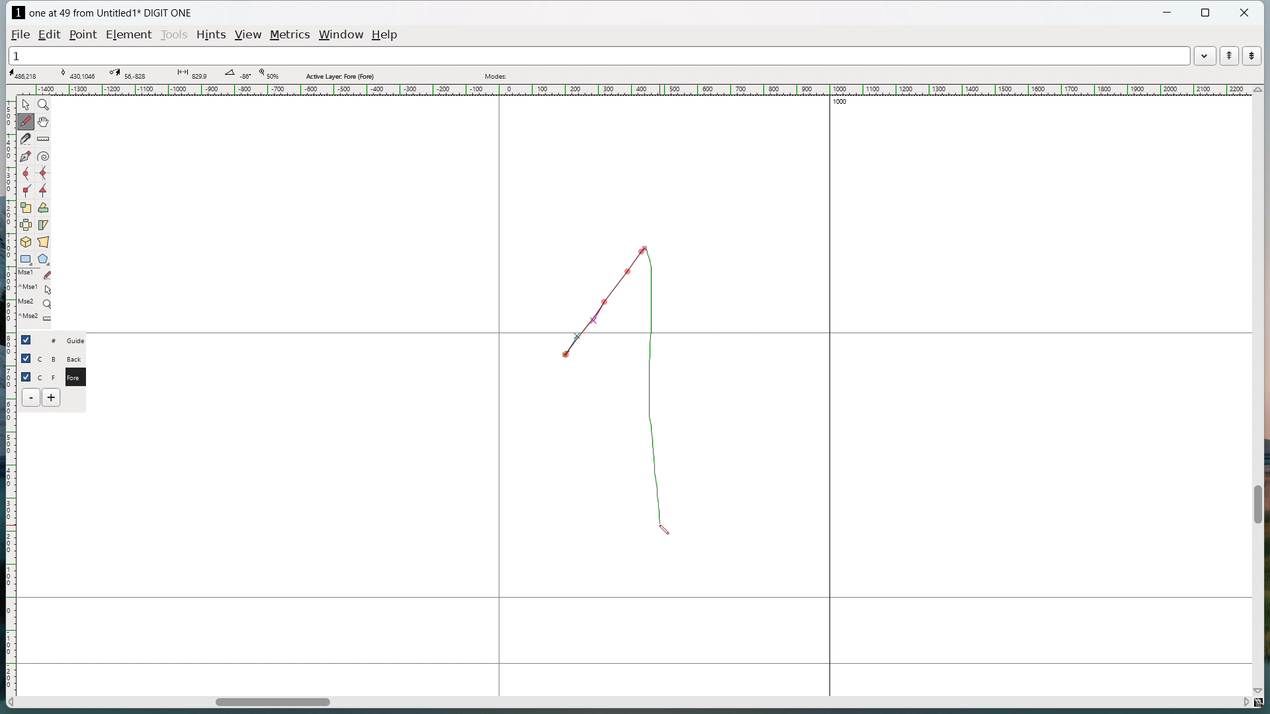 Image resolution: width=1270 pixels, height=714 pixels. I want to click on # Guide, so click(63, 340).